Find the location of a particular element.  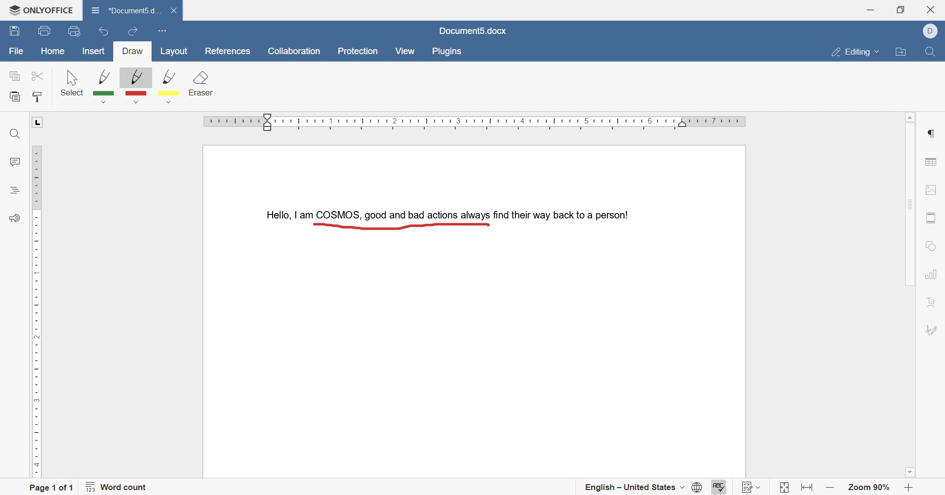

spell checking is located at coordinates (718, 486).